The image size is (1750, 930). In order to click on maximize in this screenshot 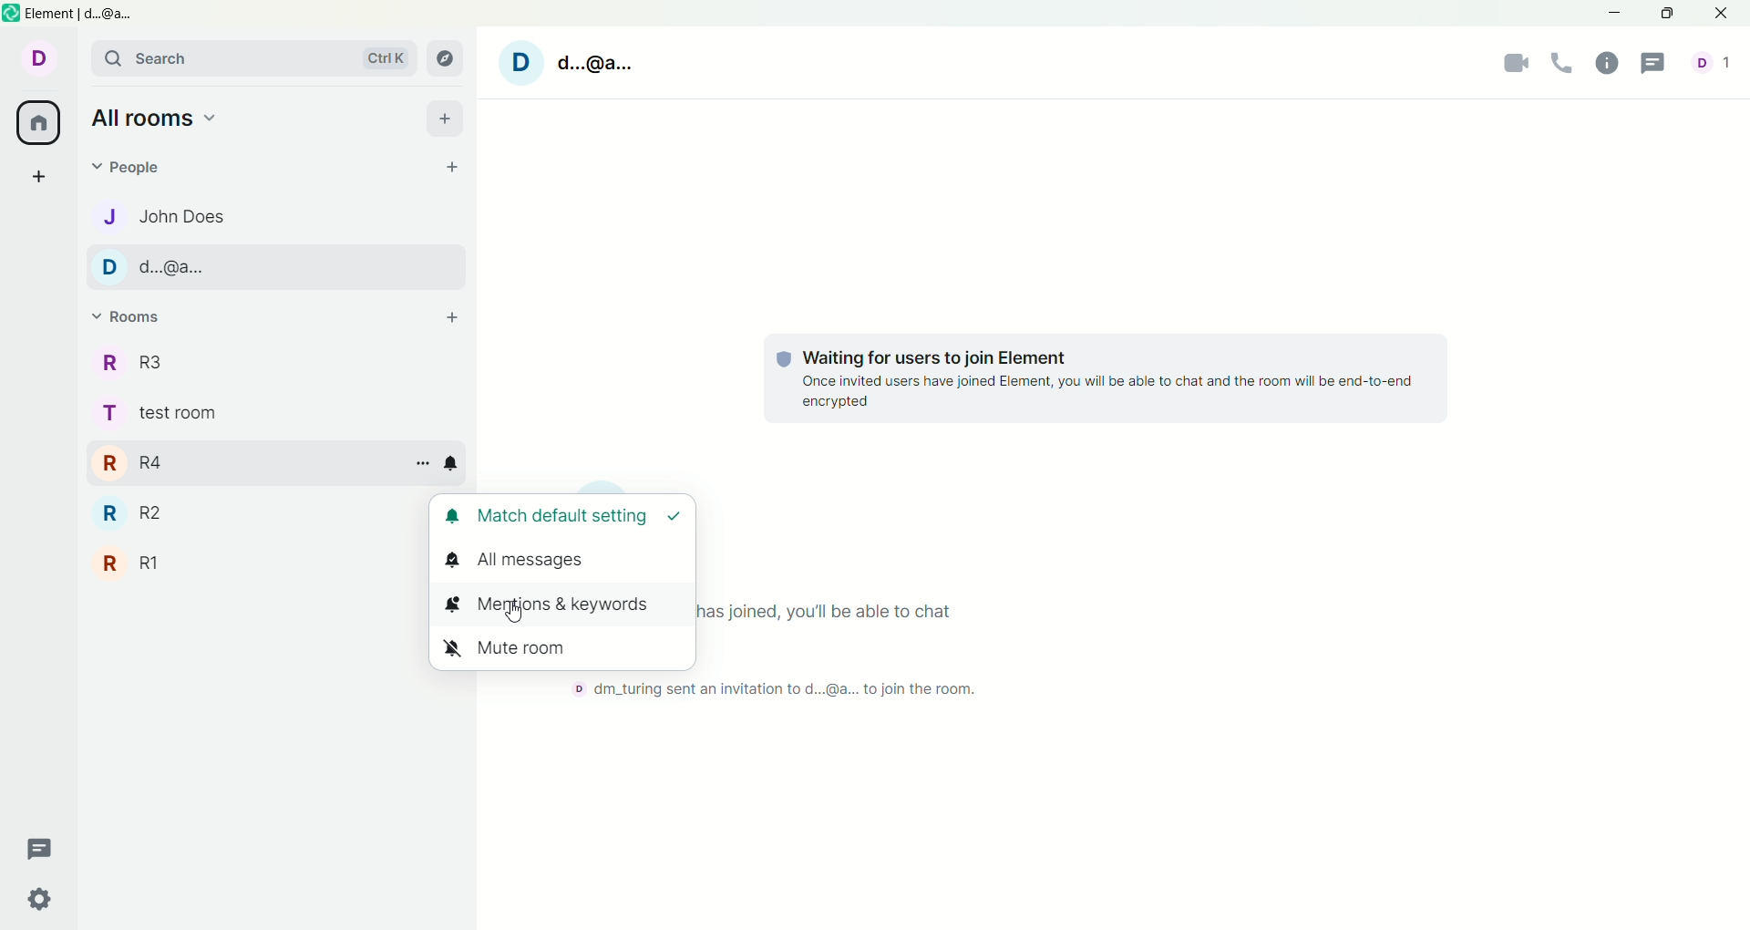, I will do `click(1669, 15)`.